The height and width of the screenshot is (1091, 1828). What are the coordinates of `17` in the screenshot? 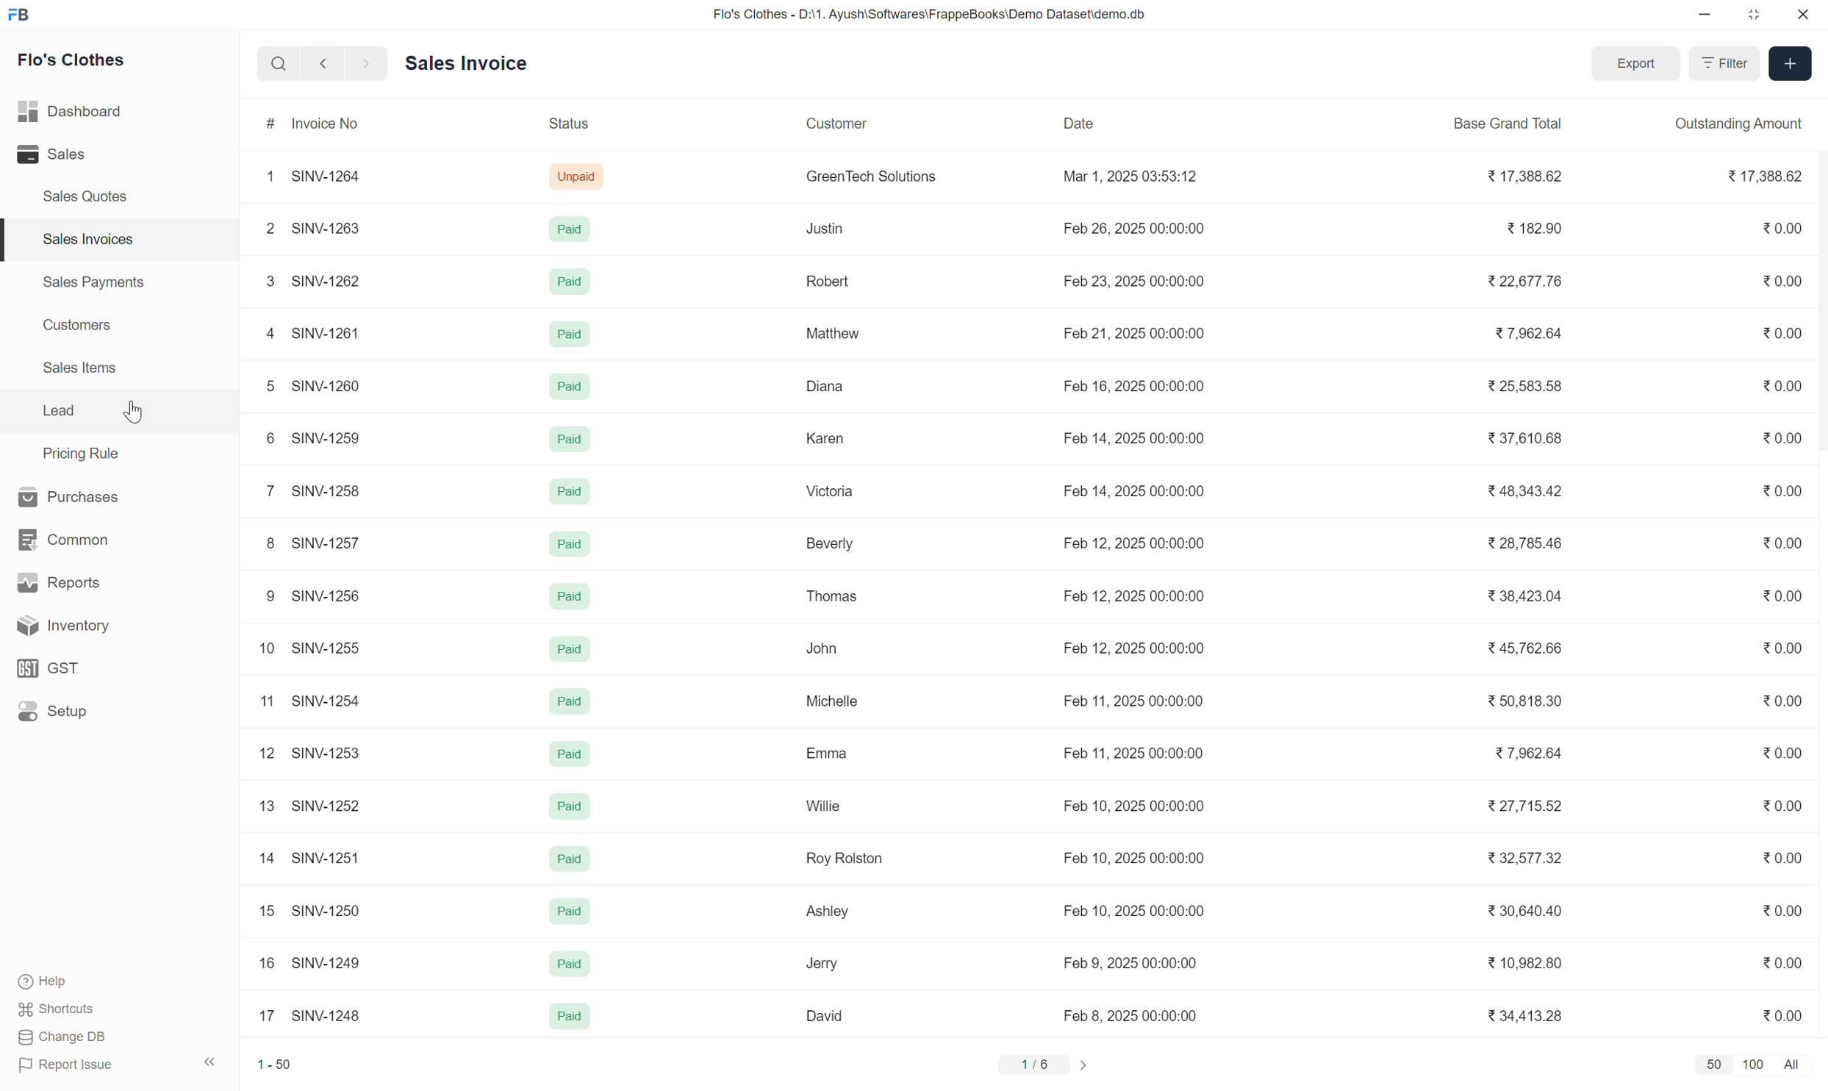 It's located at (261, 1016).